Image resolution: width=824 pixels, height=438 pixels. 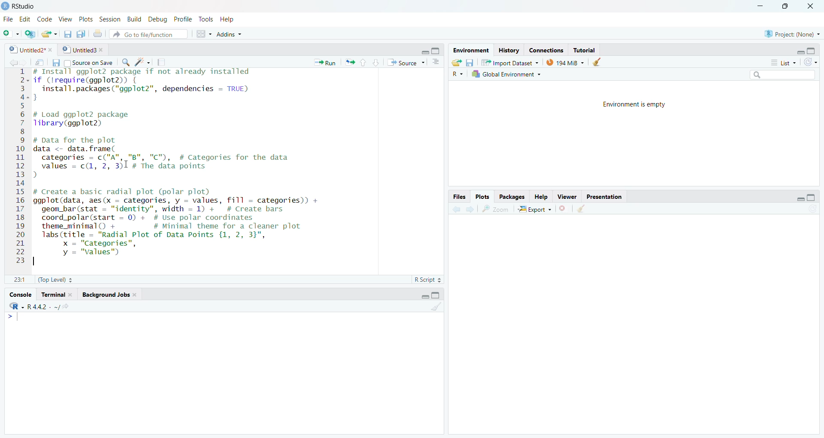 I want to click on Cursor, so click(x=327, y=69).